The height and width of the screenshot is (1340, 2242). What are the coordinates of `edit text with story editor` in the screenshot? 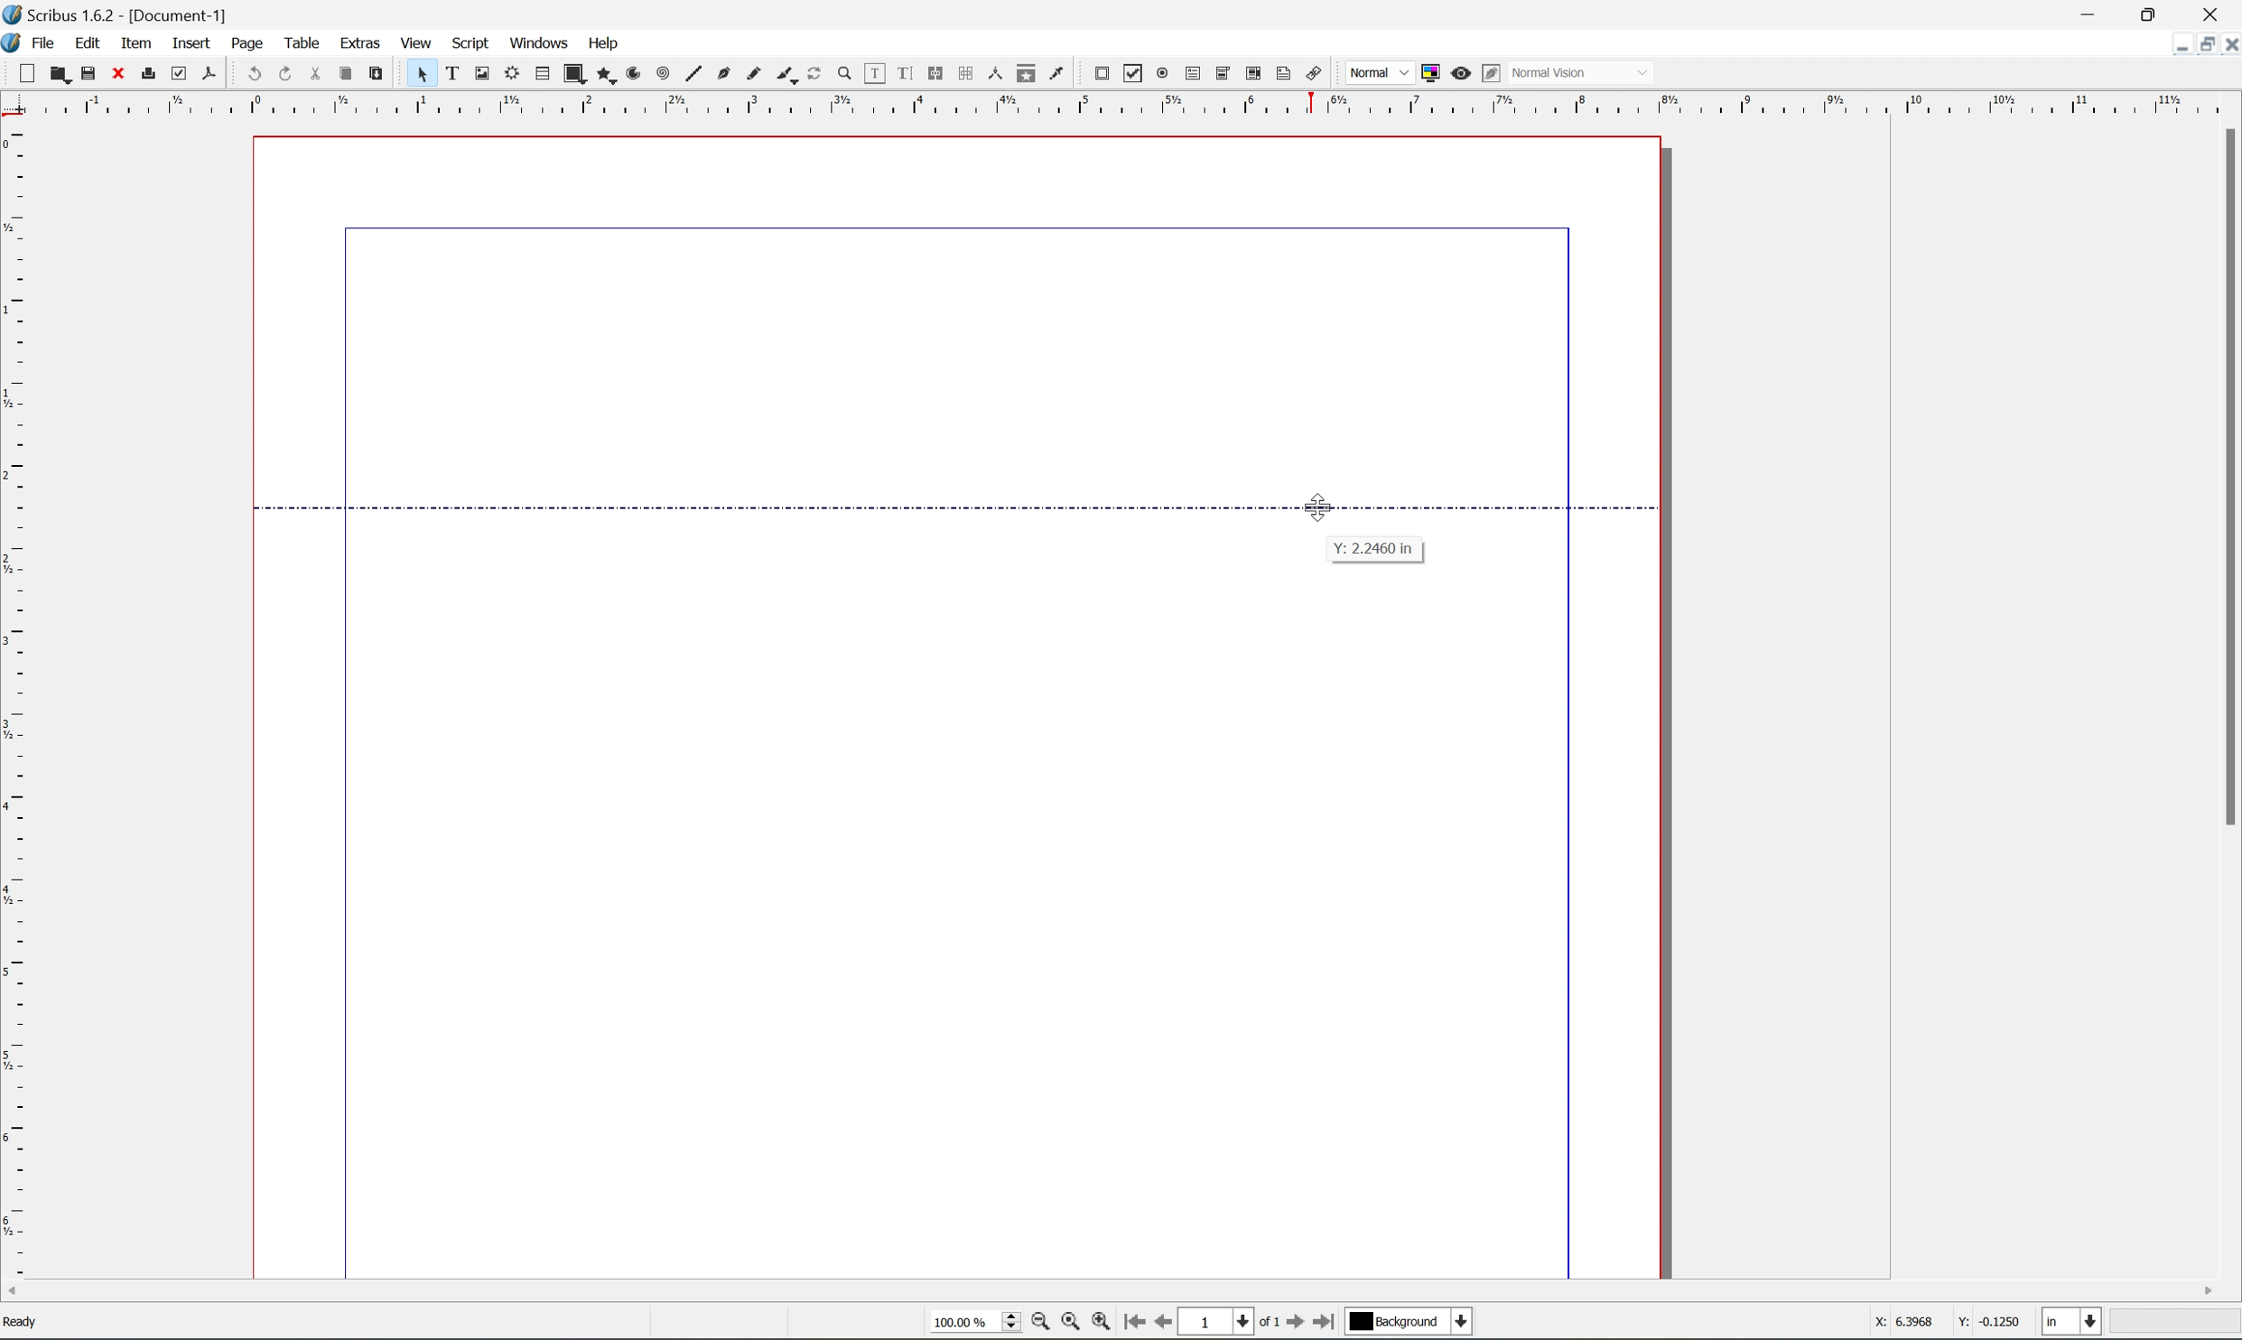 It's located at (906, 74).